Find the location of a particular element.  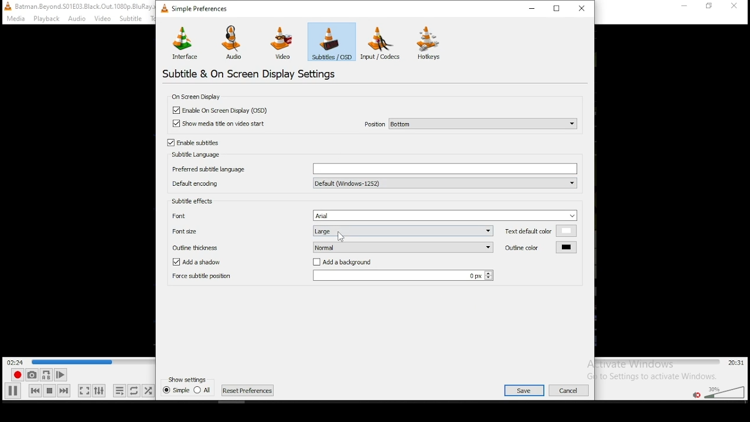

text default color is located at coordinates (541, 231).